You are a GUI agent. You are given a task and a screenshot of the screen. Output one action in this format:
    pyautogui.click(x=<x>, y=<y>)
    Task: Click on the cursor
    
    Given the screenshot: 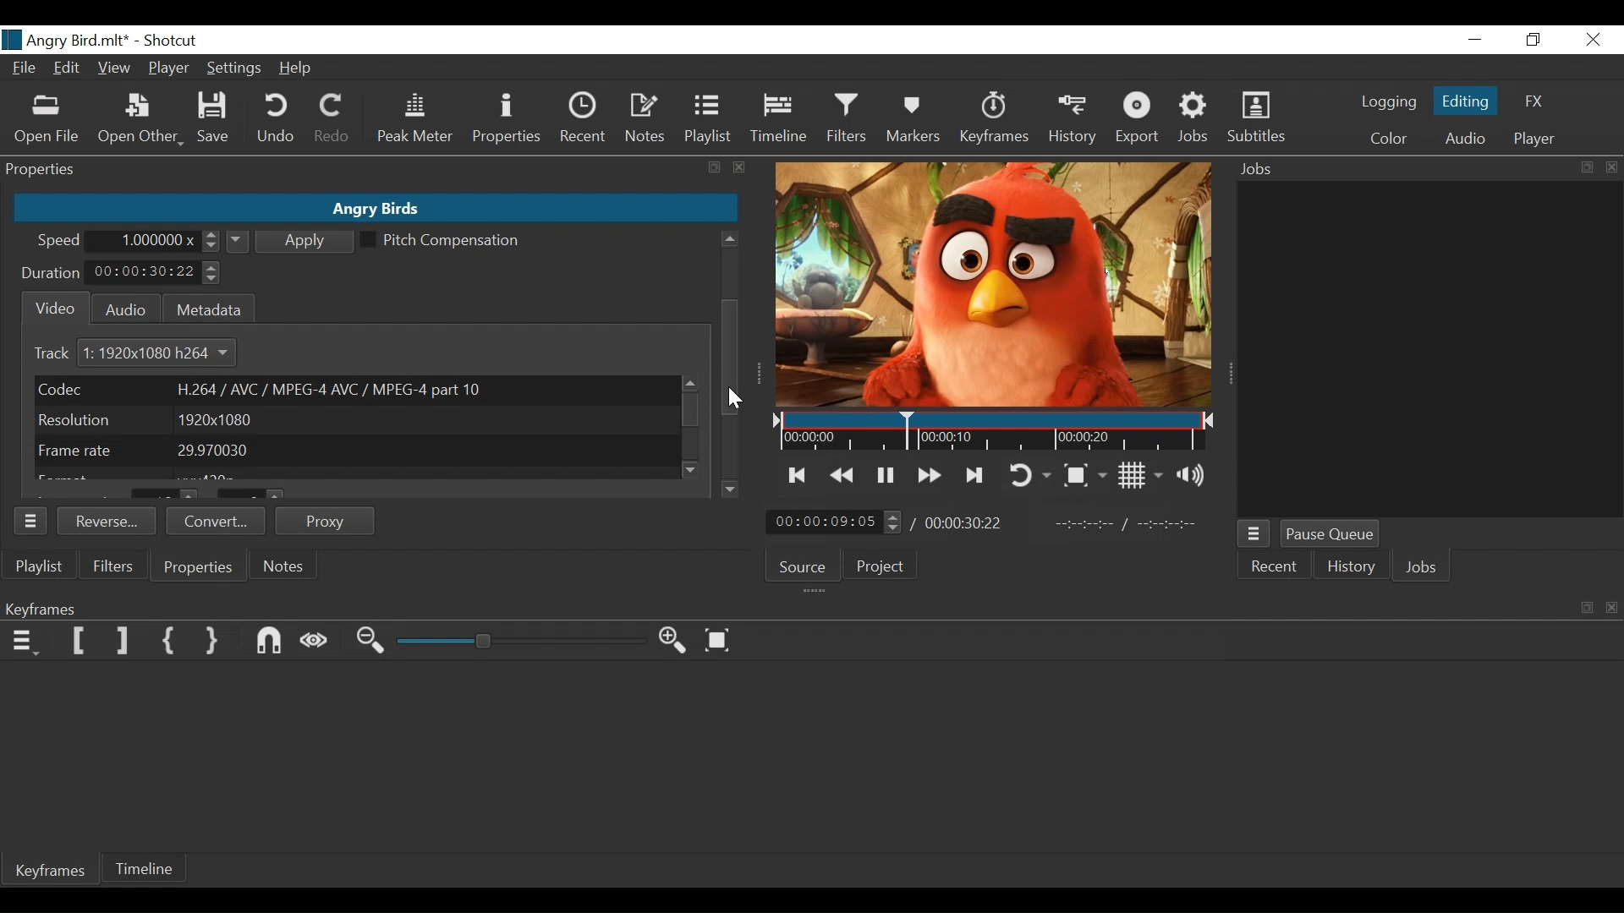 What is the action you would take?
    pyautogui.click(x=732, y=347)
    